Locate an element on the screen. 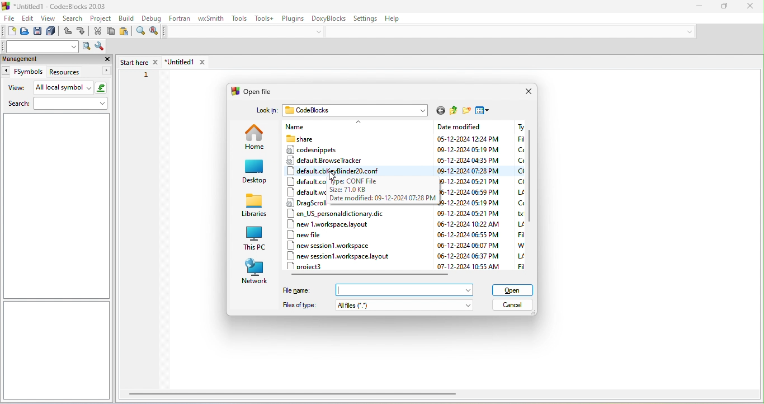 The height and width of the screenshot is (404, 764). fortran is located at coordinates (181, 20).